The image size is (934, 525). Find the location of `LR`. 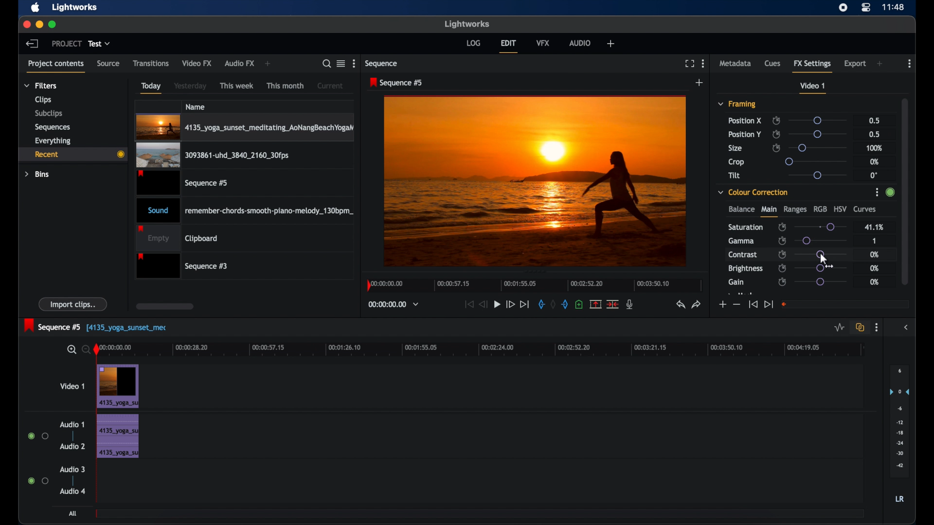

LR is located at coordinates (899, 499).